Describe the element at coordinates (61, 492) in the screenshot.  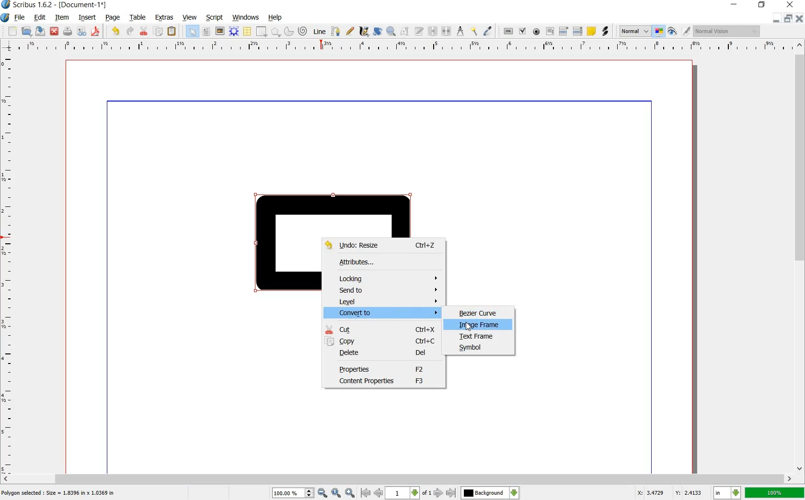
I see `Polygon selected:Size= 1.8396 in* 1.0369 in` at that location.